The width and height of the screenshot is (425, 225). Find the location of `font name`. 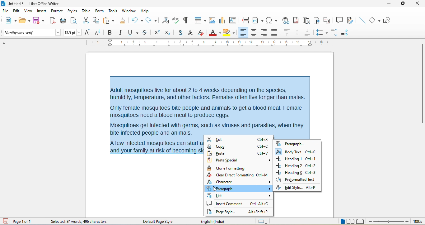

font name is located at coordinates (33, 33).